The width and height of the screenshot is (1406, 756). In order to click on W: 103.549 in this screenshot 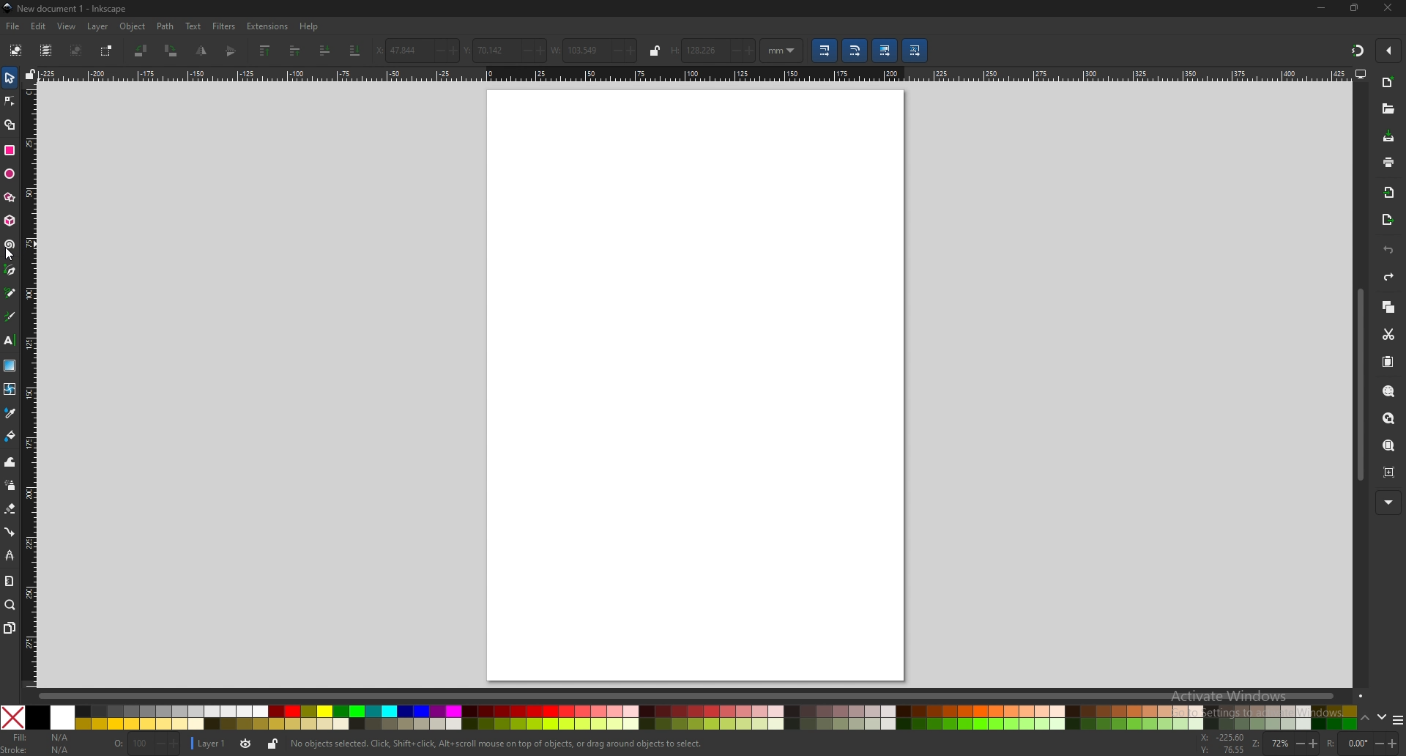, I will do `click(594, 50)`.